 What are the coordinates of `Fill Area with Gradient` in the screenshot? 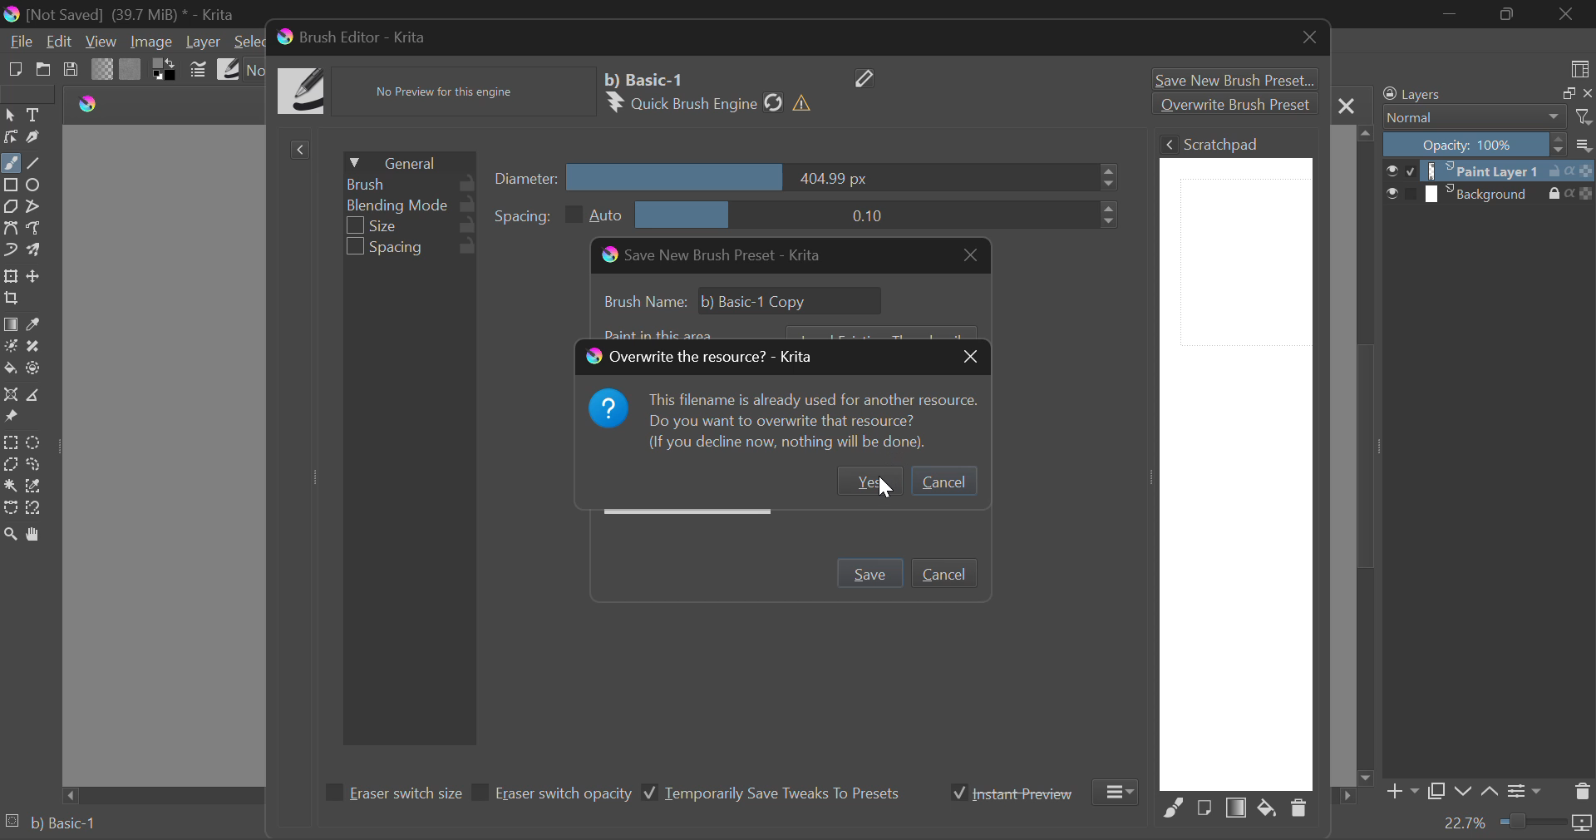 It's located at (1237, 809).